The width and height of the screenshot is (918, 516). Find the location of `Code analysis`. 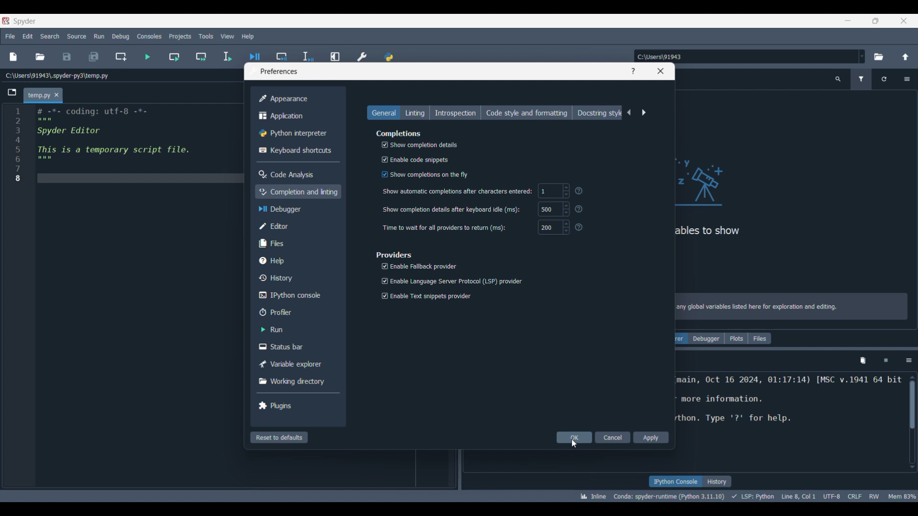

Code analysis is located at coordinates (295, 174).